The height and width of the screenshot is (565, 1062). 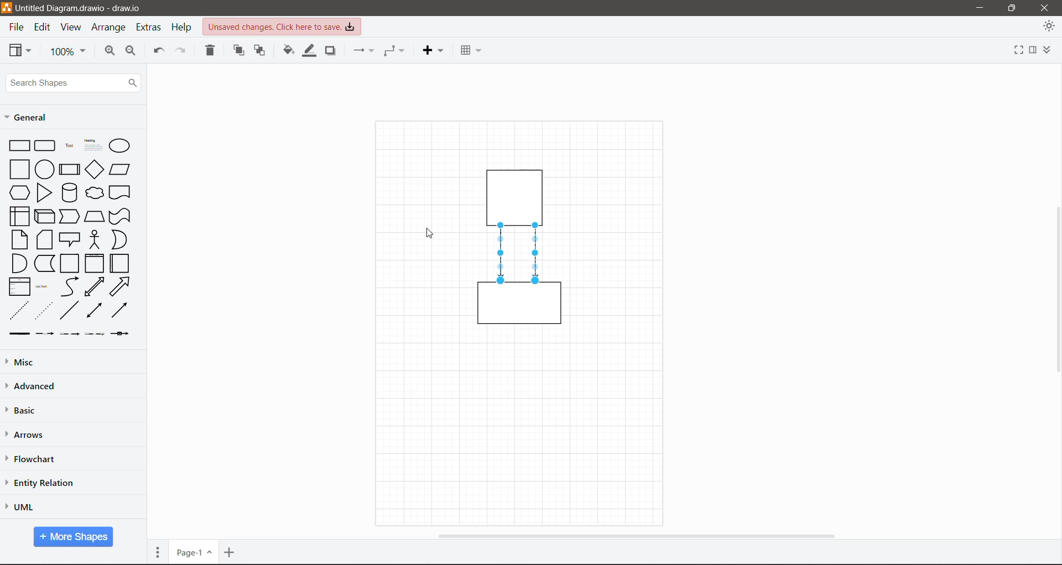 What do you see at coordinates (20, 50) in the screenshot?
I see `View` at bounding box center [20, 50].